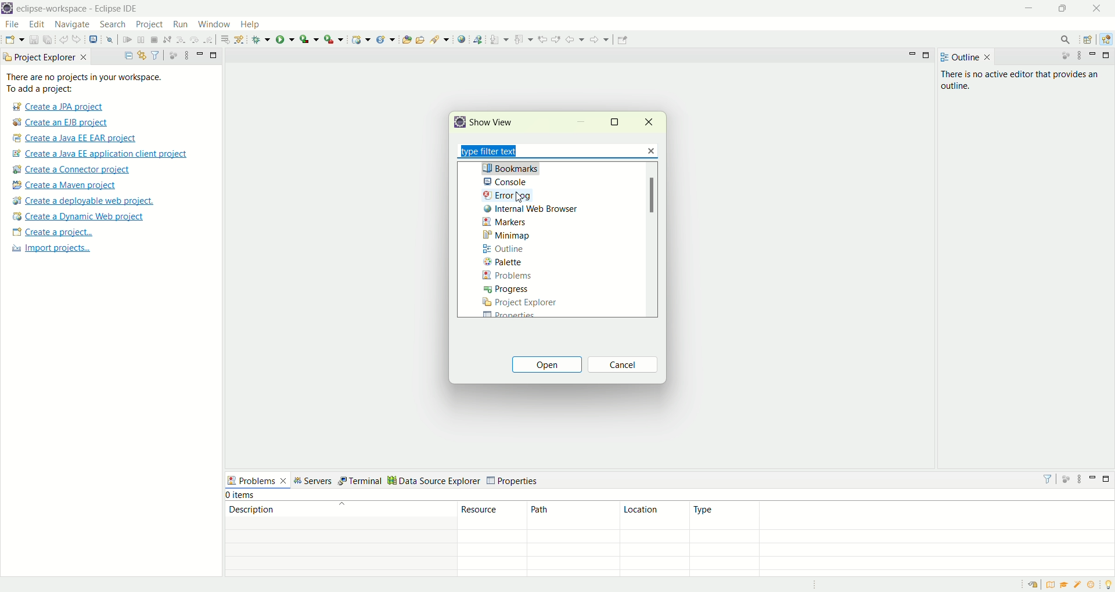 This screenshot has height=592, width=1115. What do you see at coordinates (653, 239) in the screenshot?
I see `scroll bar` at bounding box center [653, 239].